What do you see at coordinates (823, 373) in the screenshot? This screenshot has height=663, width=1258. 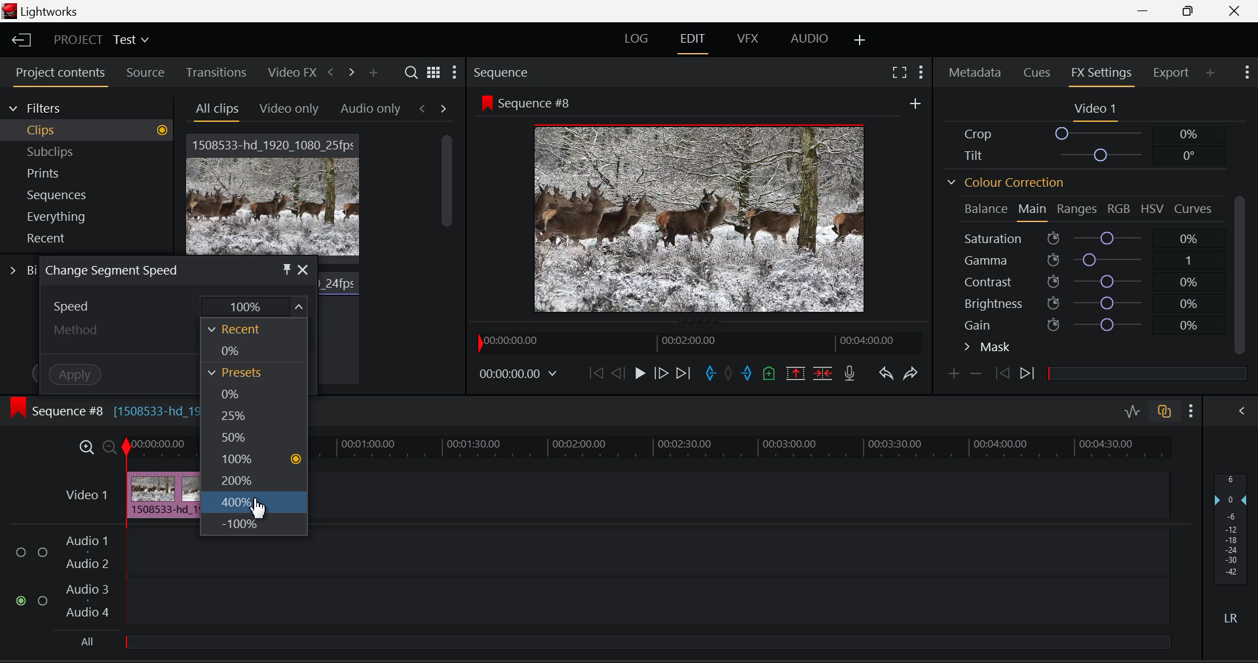 I see `Delete/Cut` at bounding box center [823, 373].